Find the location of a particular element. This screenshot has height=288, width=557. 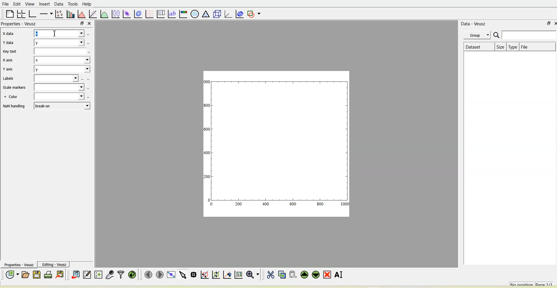

Import data into Veusz is located at coordinates (75, 275).